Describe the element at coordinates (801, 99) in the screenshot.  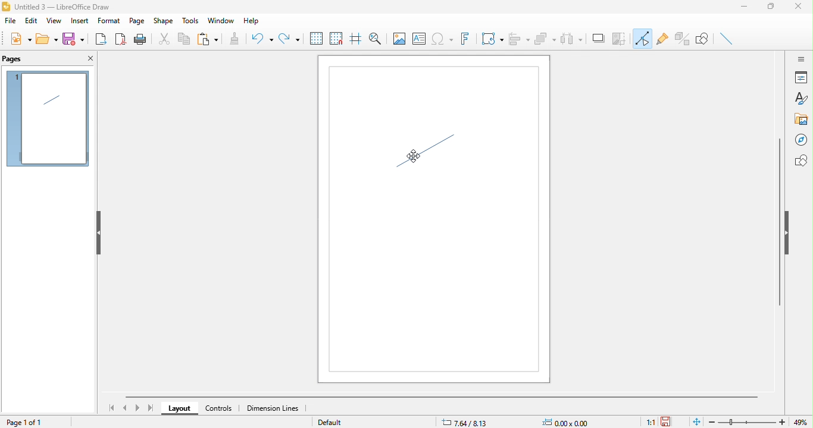
I see `styles` at that location.